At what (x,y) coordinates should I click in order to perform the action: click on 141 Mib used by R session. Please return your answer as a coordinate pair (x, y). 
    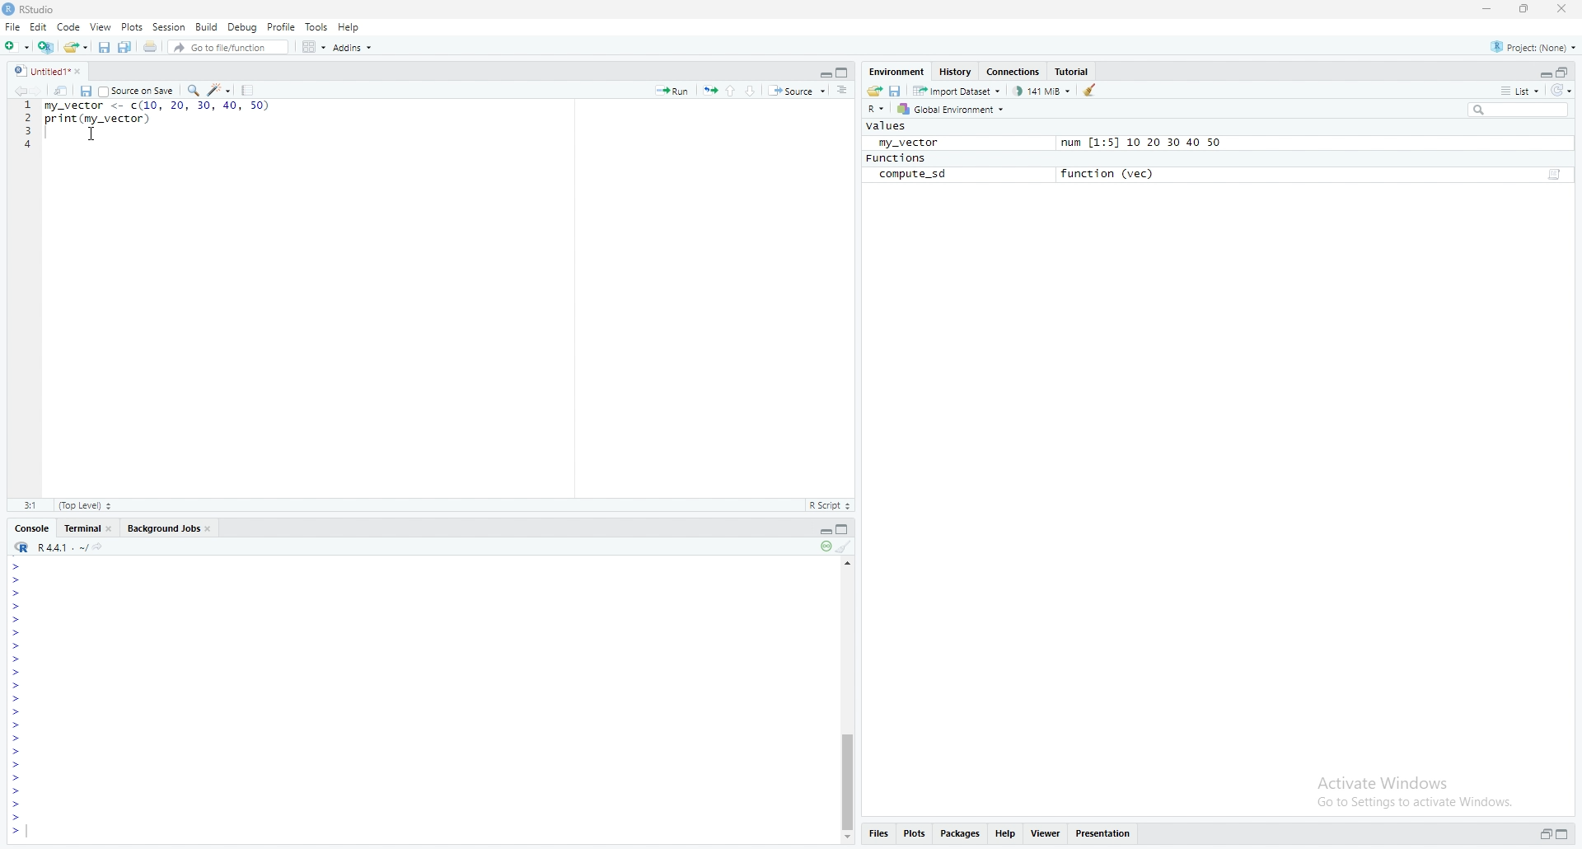
    Looking at the image, I should click on (1043, 90).